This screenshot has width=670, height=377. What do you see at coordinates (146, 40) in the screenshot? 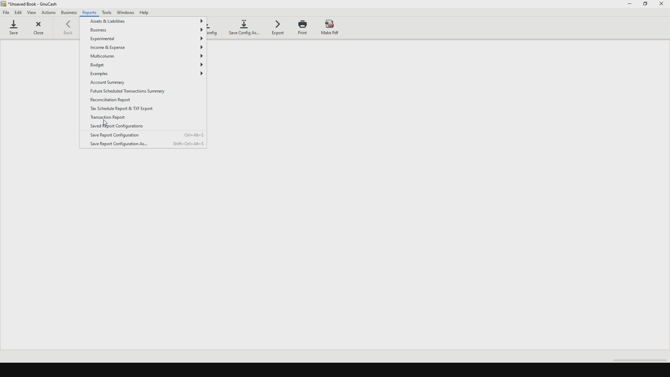
I see `experimental` at bounding box center [146, 40].